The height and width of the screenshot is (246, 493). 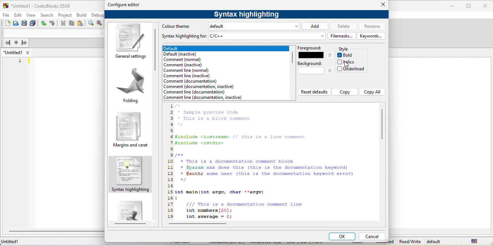 What do you see at coordinates (24, 23) in the screenshot?
I see `save` at bounding box center [24, 23].